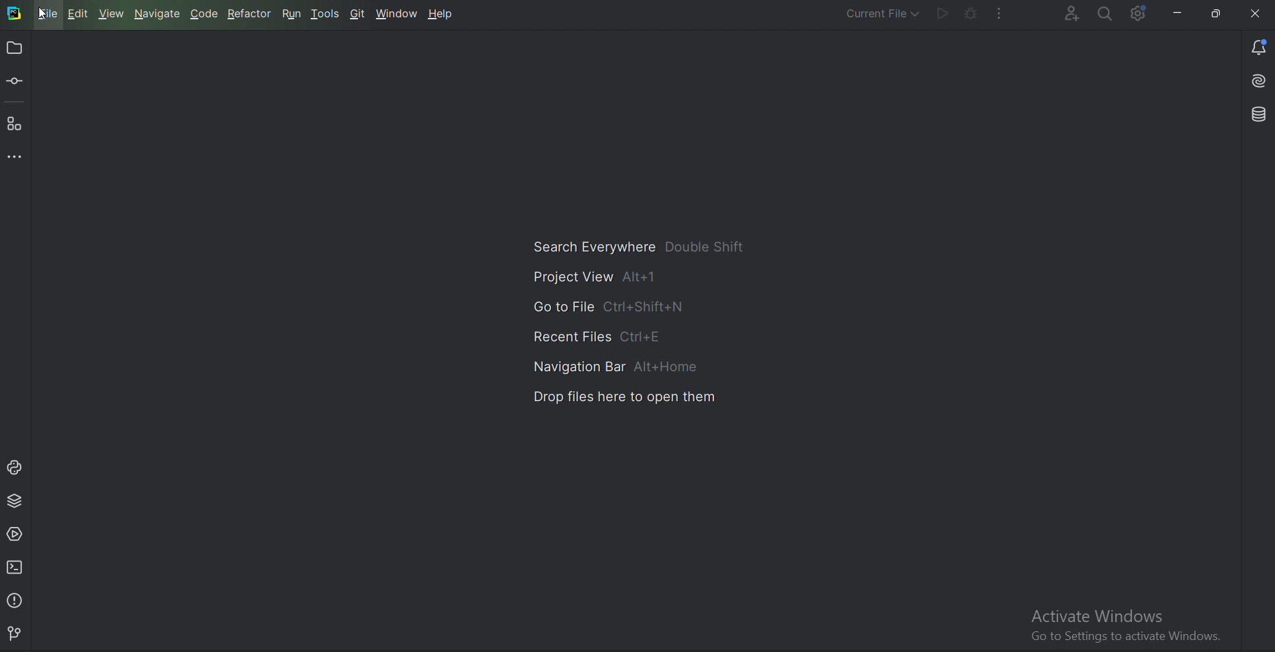 The width and height of the screenshot is (1275, 652). I want to click on Navigation Bar Alt+Home, so click(623, 367).